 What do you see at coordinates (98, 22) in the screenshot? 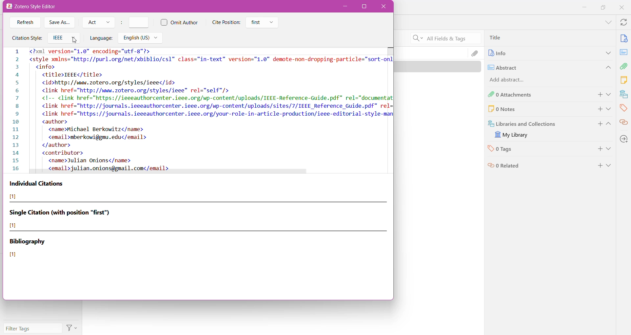
I see `Act` at bounding box center [98, 22].